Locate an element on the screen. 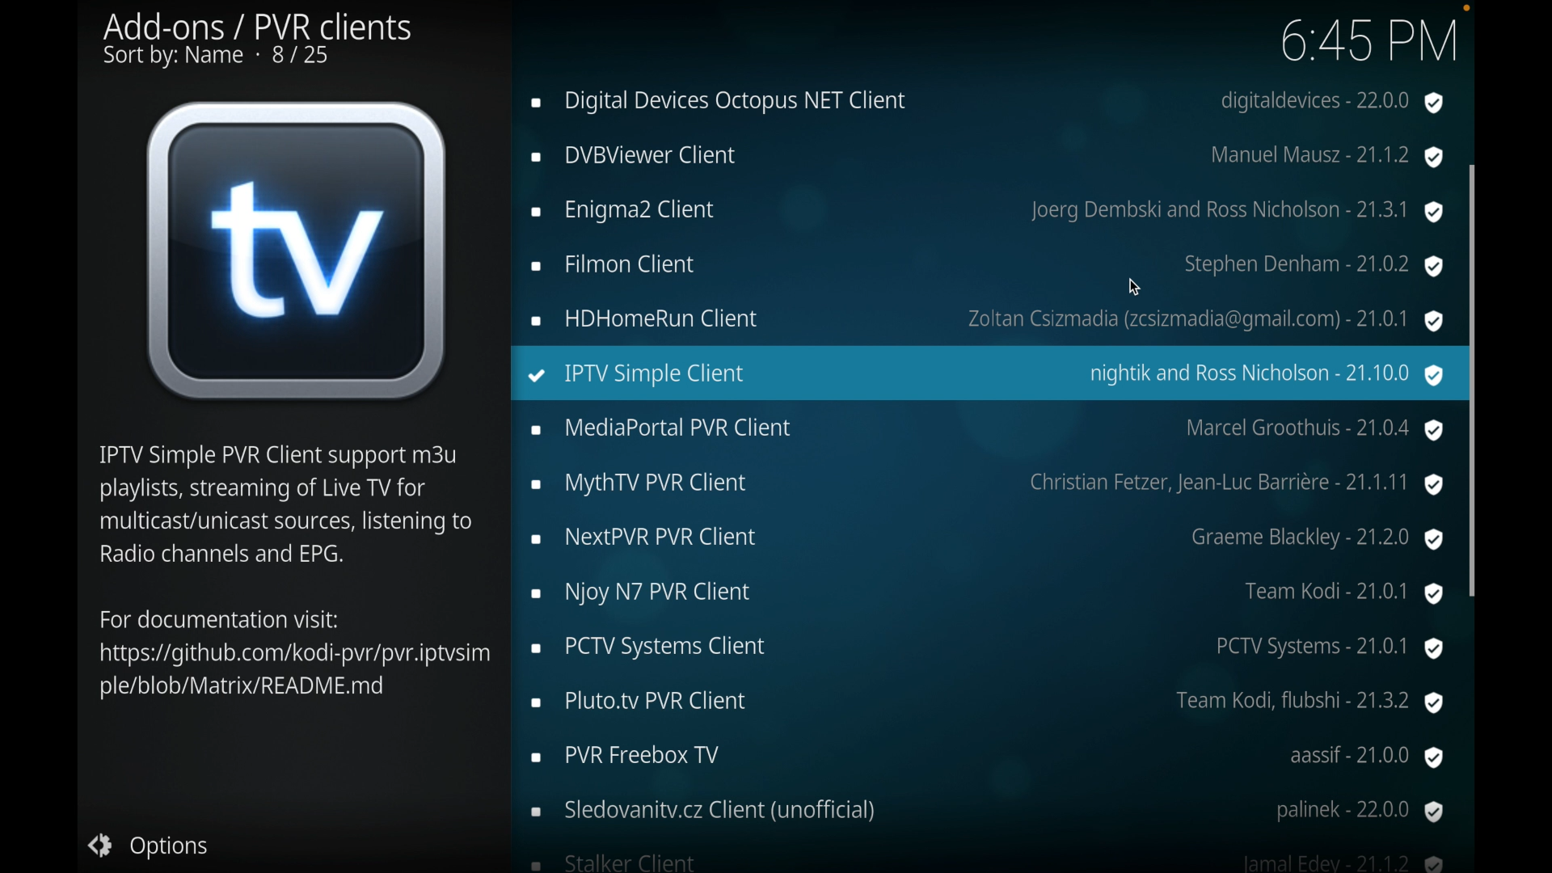  iptv simple client is located at coordinates (985, 376).